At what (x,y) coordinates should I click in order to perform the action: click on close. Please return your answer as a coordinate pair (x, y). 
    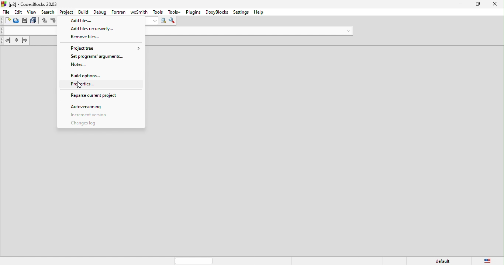
    Looking at the image, I should click on (496, 5).